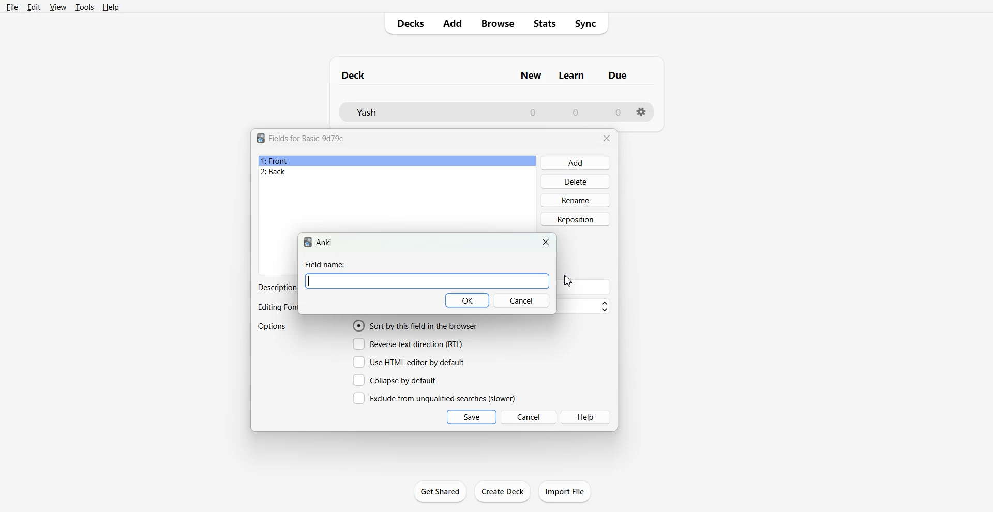 The image size is (993, 512). Describe the element at coordinates (261, 138) in the screenshot. I see `Software logo` at that location.